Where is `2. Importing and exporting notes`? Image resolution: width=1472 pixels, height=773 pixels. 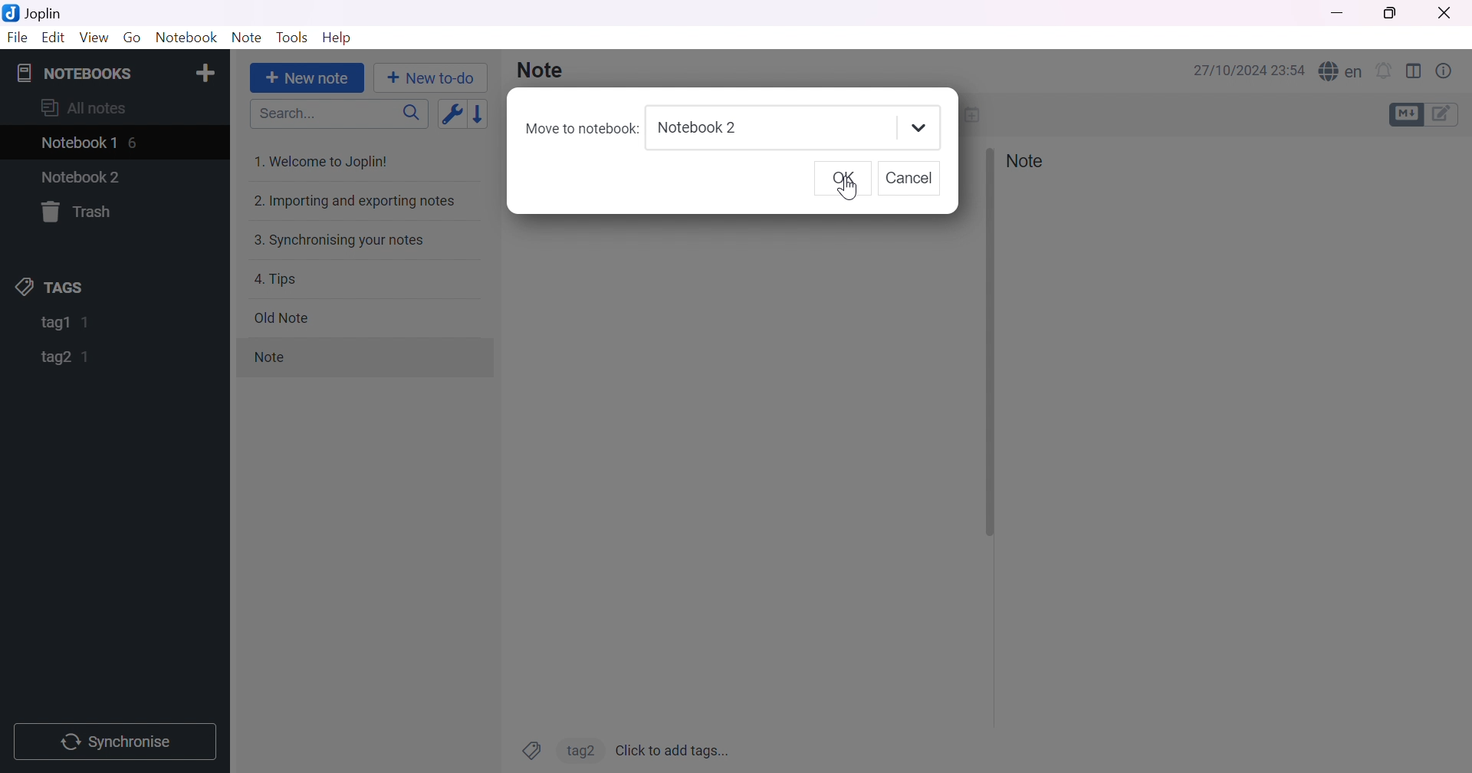
2. Importing and exporting notes is located at coordinates (353, 201).